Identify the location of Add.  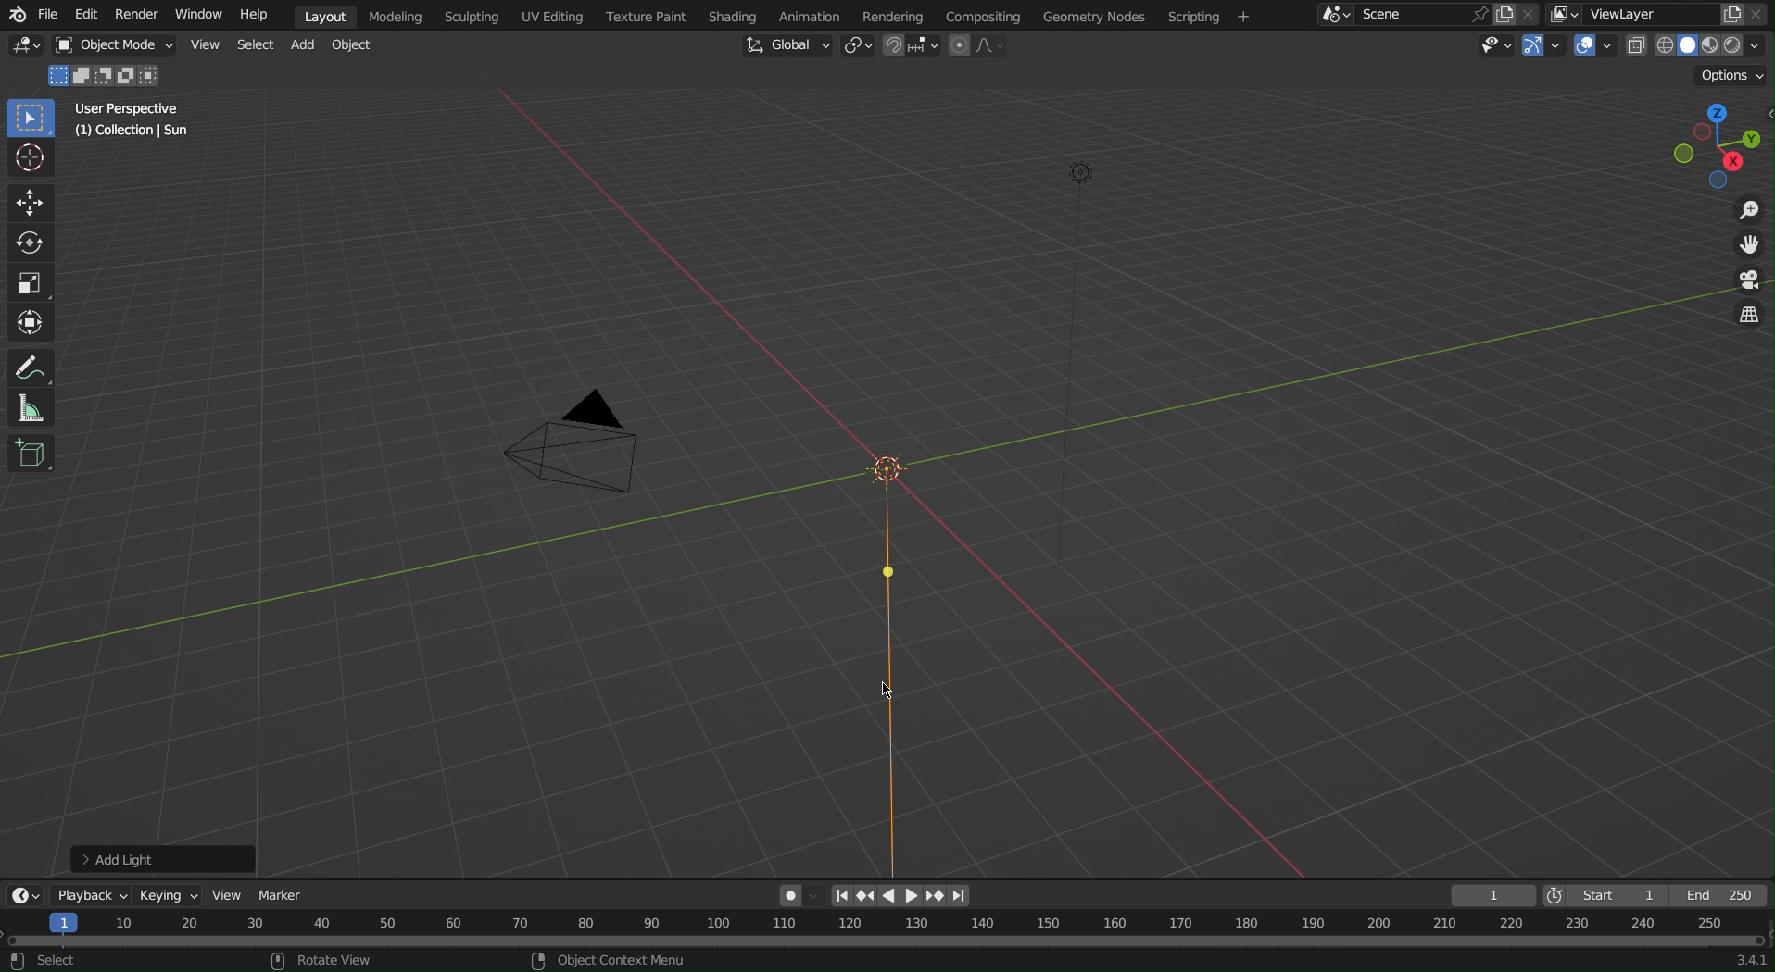
(306, 45).